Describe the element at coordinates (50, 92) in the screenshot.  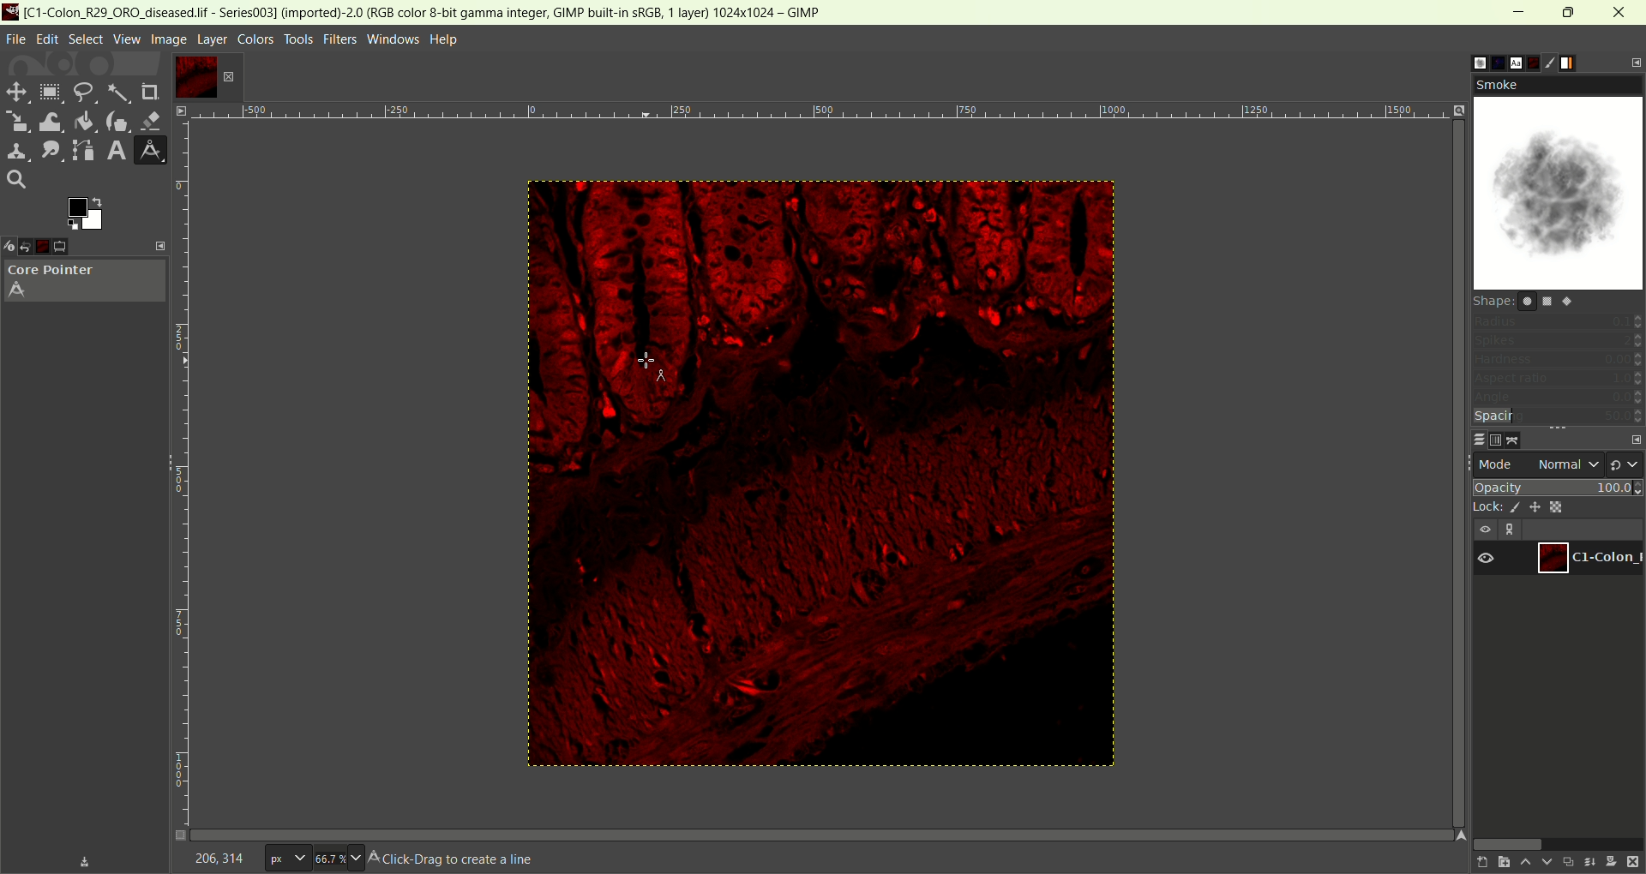
I see `rectangle select tool` at that location.